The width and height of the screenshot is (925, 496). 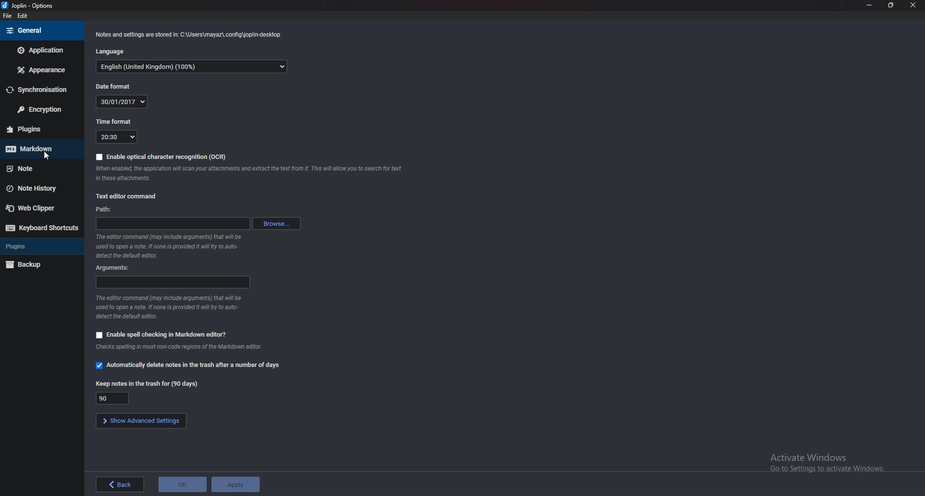 I want to click on info, so click(x=249, y=173).